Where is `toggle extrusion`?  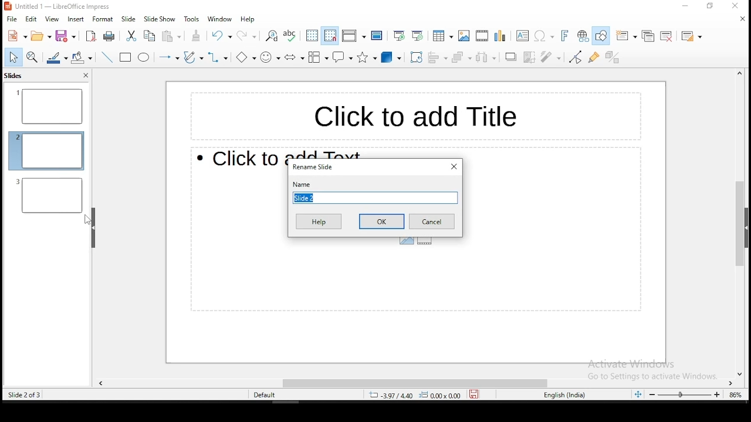 toggle extrusion is located at coordinates (612, 59).